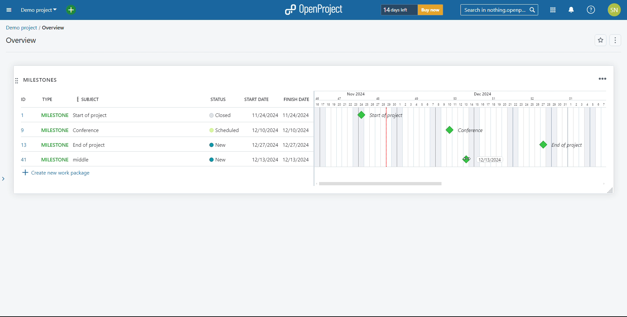  Describe the element at coordinates (602, 183) in the screenshot. I see `scroll right` at that location.